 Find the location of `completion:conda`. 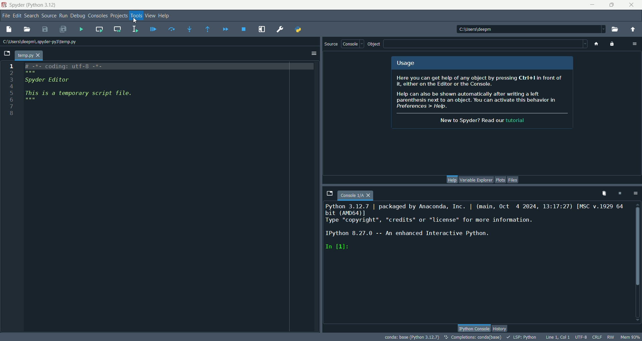

completion:conda is located at coordinates (472, 338).